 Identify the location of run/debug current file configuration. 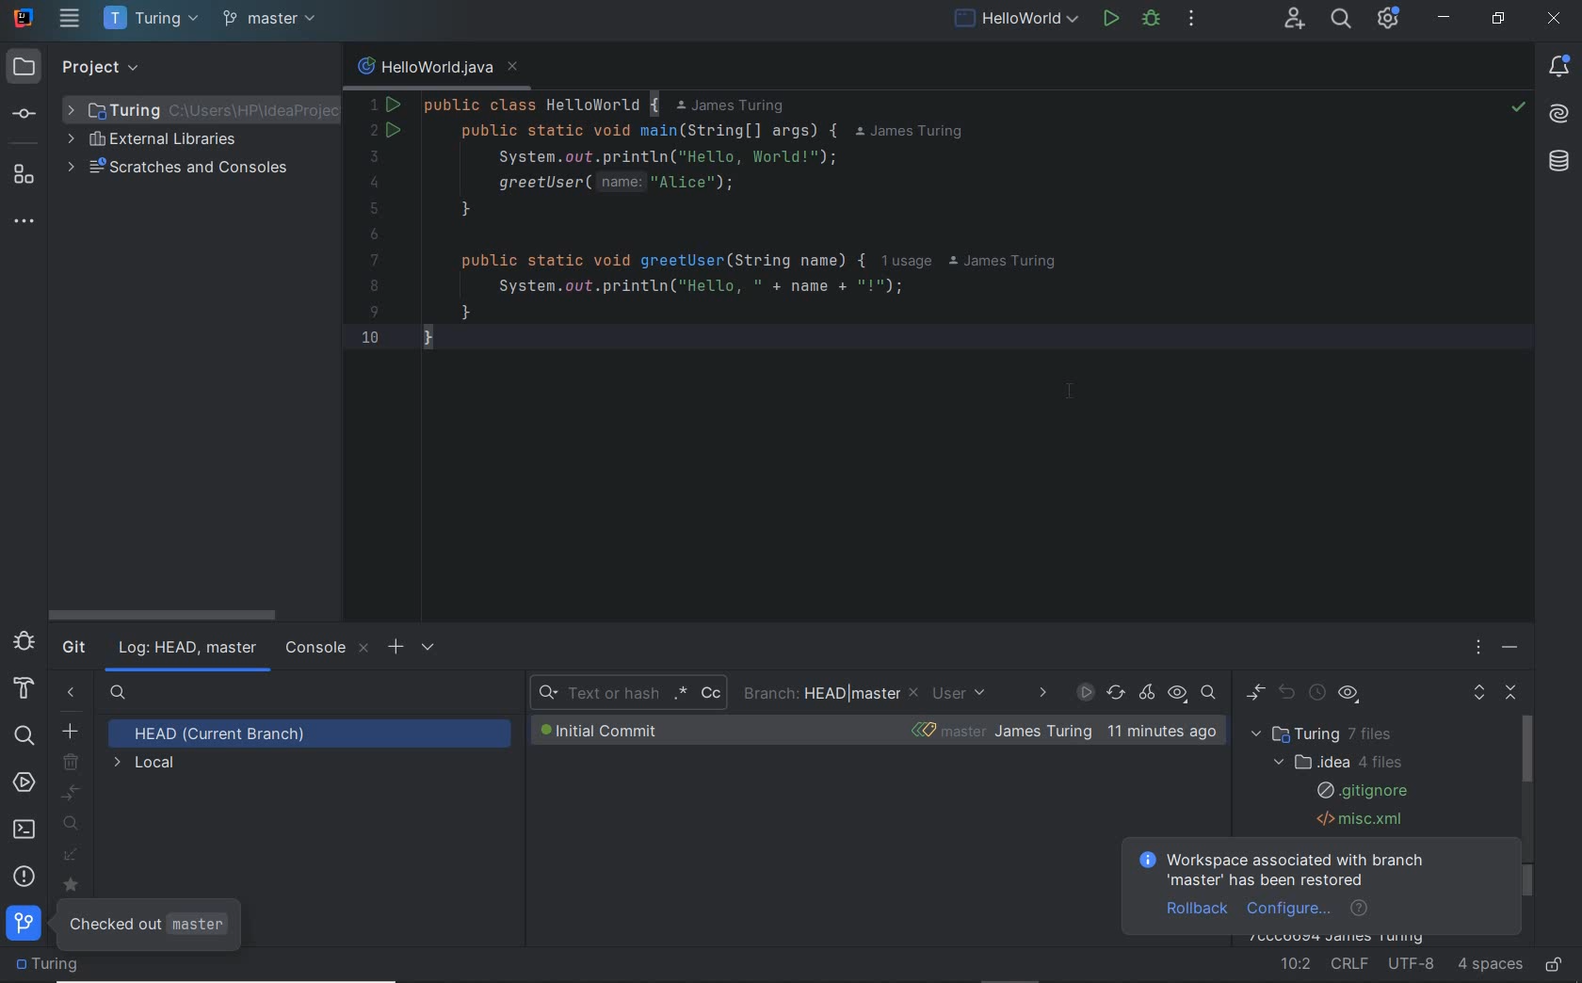
(1014, 16).